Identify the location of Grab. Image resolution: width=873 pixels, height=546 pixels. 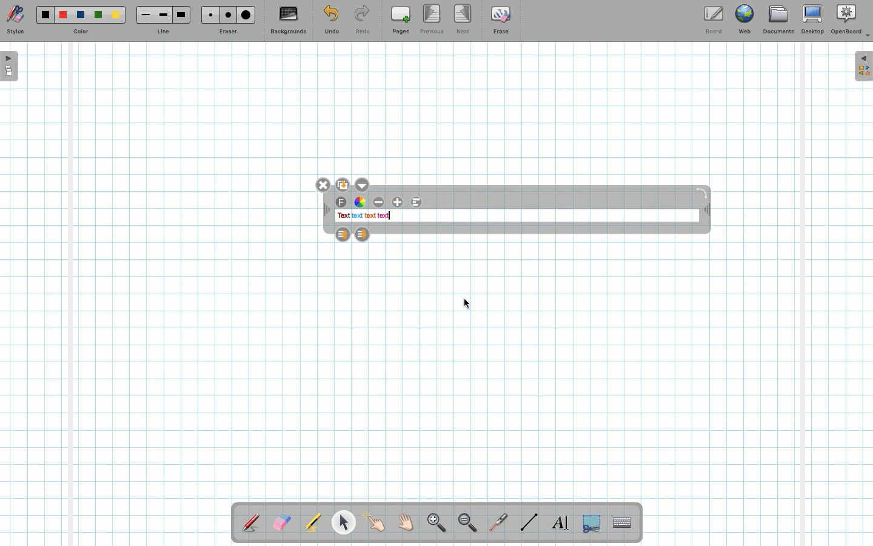
(406, 524).